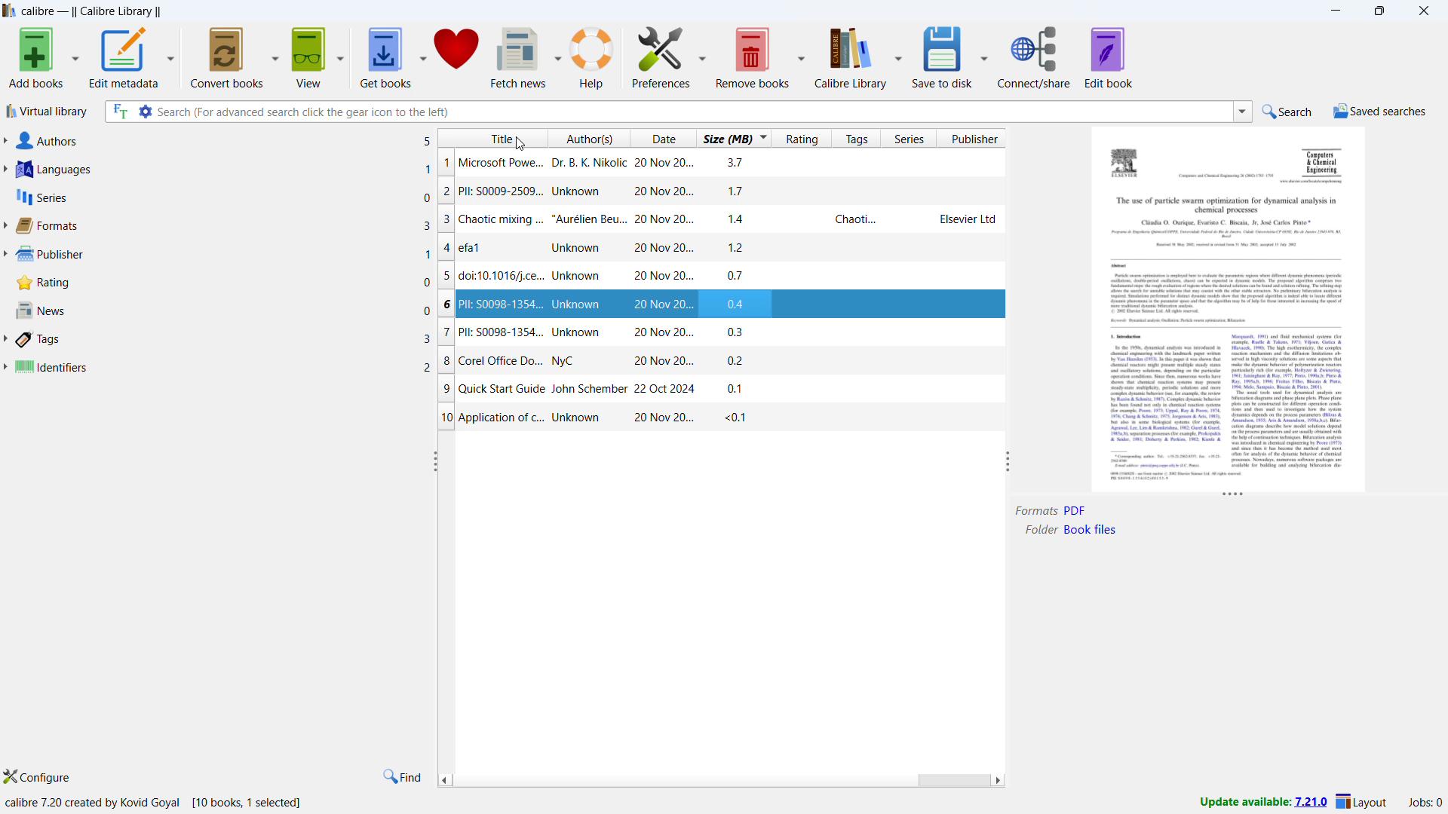 This screenshot has width=1448, height=814. What do you see at coordinates (402, 776) in the screenshot?
I see `find in tags` at bounding box center [402, 776].